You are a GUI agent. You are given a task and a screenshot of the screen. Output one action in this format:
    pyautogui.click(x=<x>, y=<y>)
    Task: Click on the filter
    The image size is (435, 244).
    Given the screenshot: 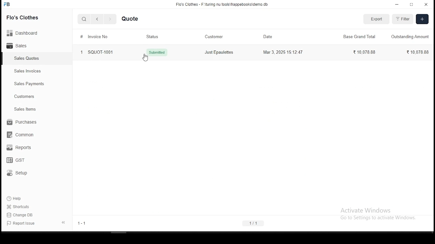 What is the action you would take?
    pyautogui.click(x=411, y=19)
    